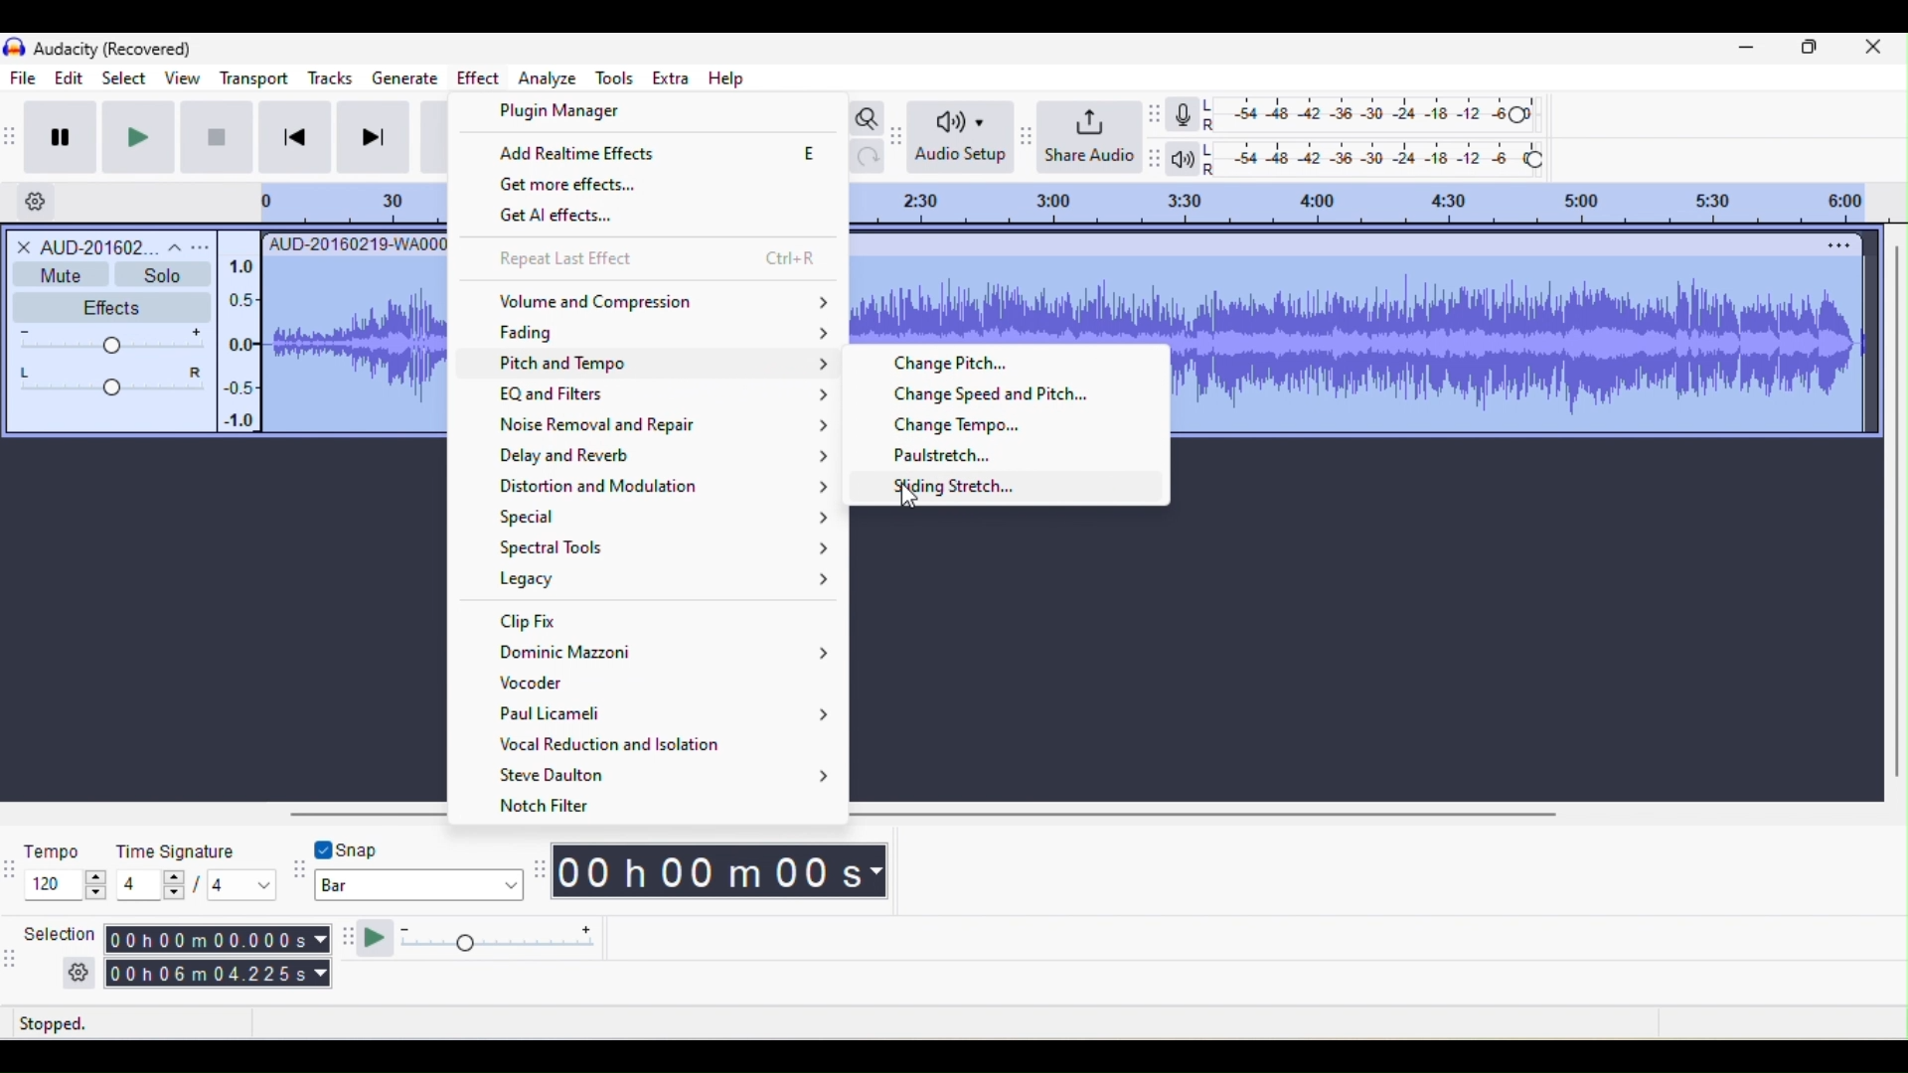 Image resolution: width=1908 pixels, height=1073 pixels. What do you see at coordinates (661, 258) in the screenshot?
I see `repeat last effect` at bounding box center [661, 258].